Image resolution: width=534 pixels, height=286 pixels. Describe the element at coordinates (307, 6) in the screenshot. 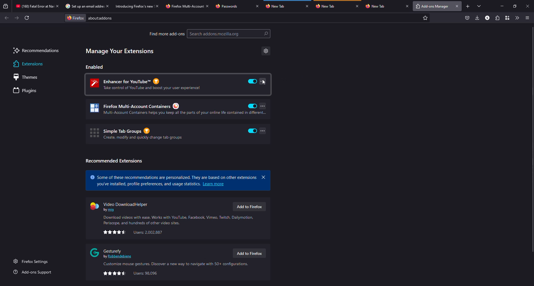

I see `close` at that location.